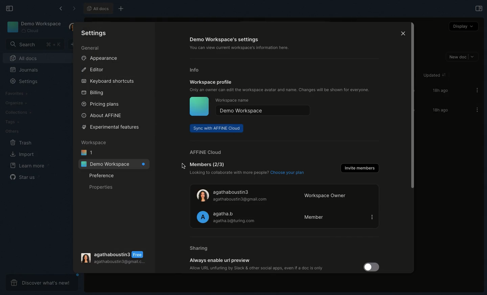 The height and width of the screenshot is (295, 487). I want to click on Back, so click(61, 8).